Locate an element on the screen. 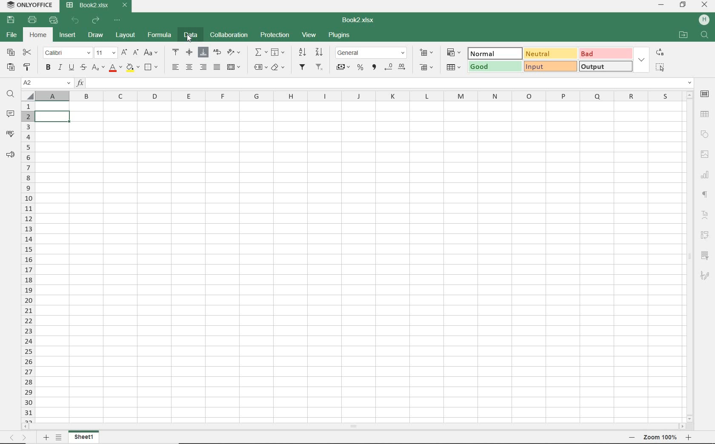 Image resolution: width=715 pixels, height=444 pixels. FONT is located at coordinates (66, 53).